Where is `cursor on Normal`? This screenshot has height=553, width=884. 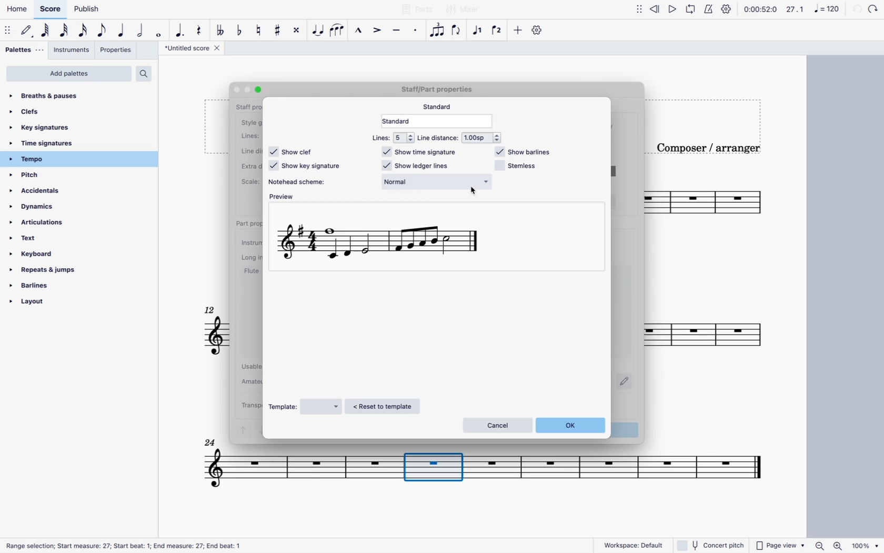 cursor on Normal is located at coordinates (475, 189).